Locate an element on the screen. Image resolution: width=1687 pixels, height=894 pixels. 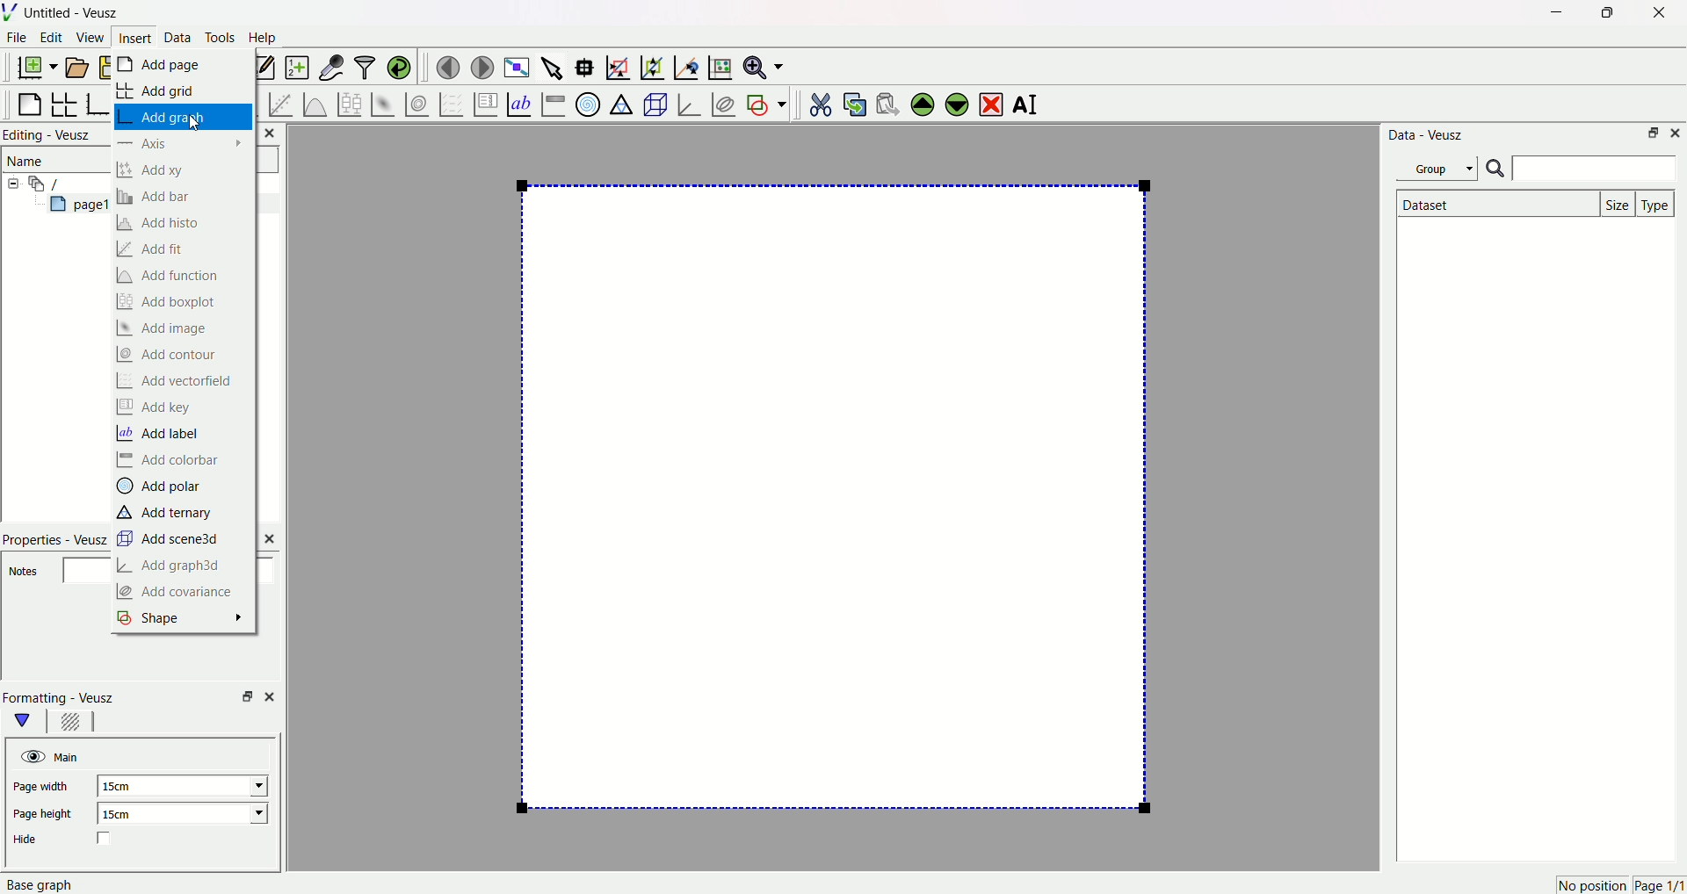
no position is located at coordinates (1590, 885).